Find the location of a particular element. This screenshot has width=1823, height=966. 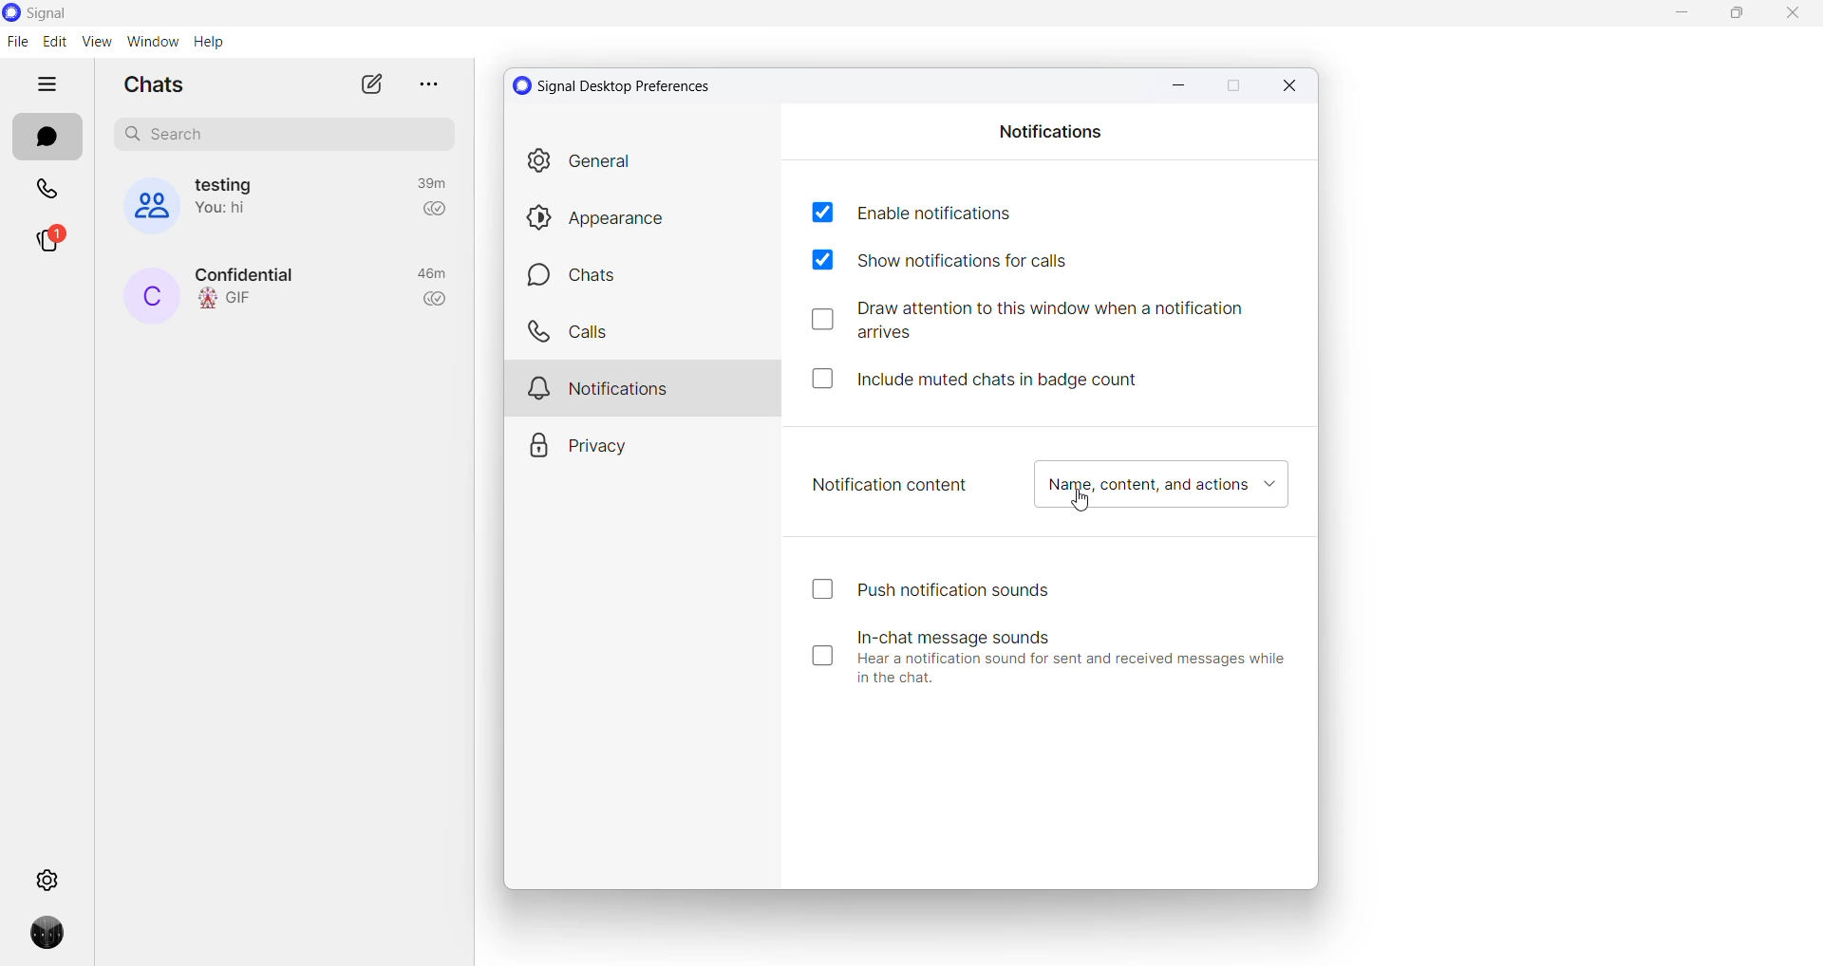

notification is located at coordinates (647, 384).